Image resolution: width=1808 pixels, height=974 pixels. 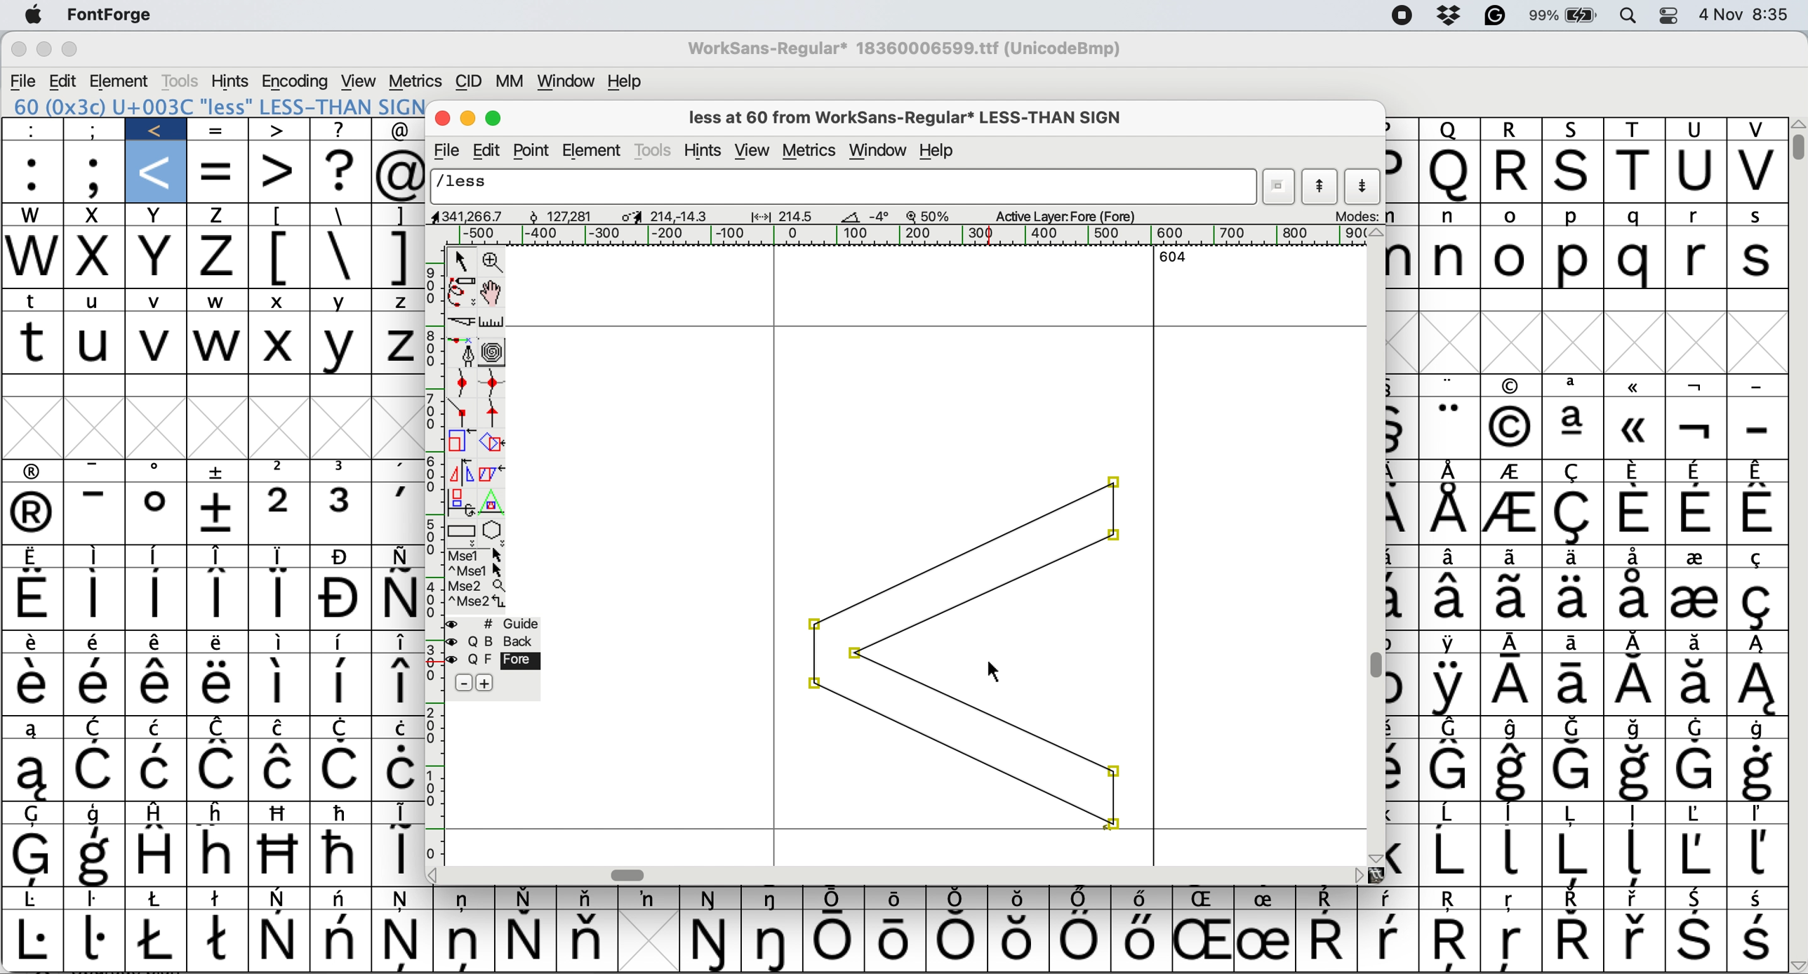 What do you see at coordinates (713, 899) in the screenshot?
I see `Symbol` at bounding box center [713, 899].